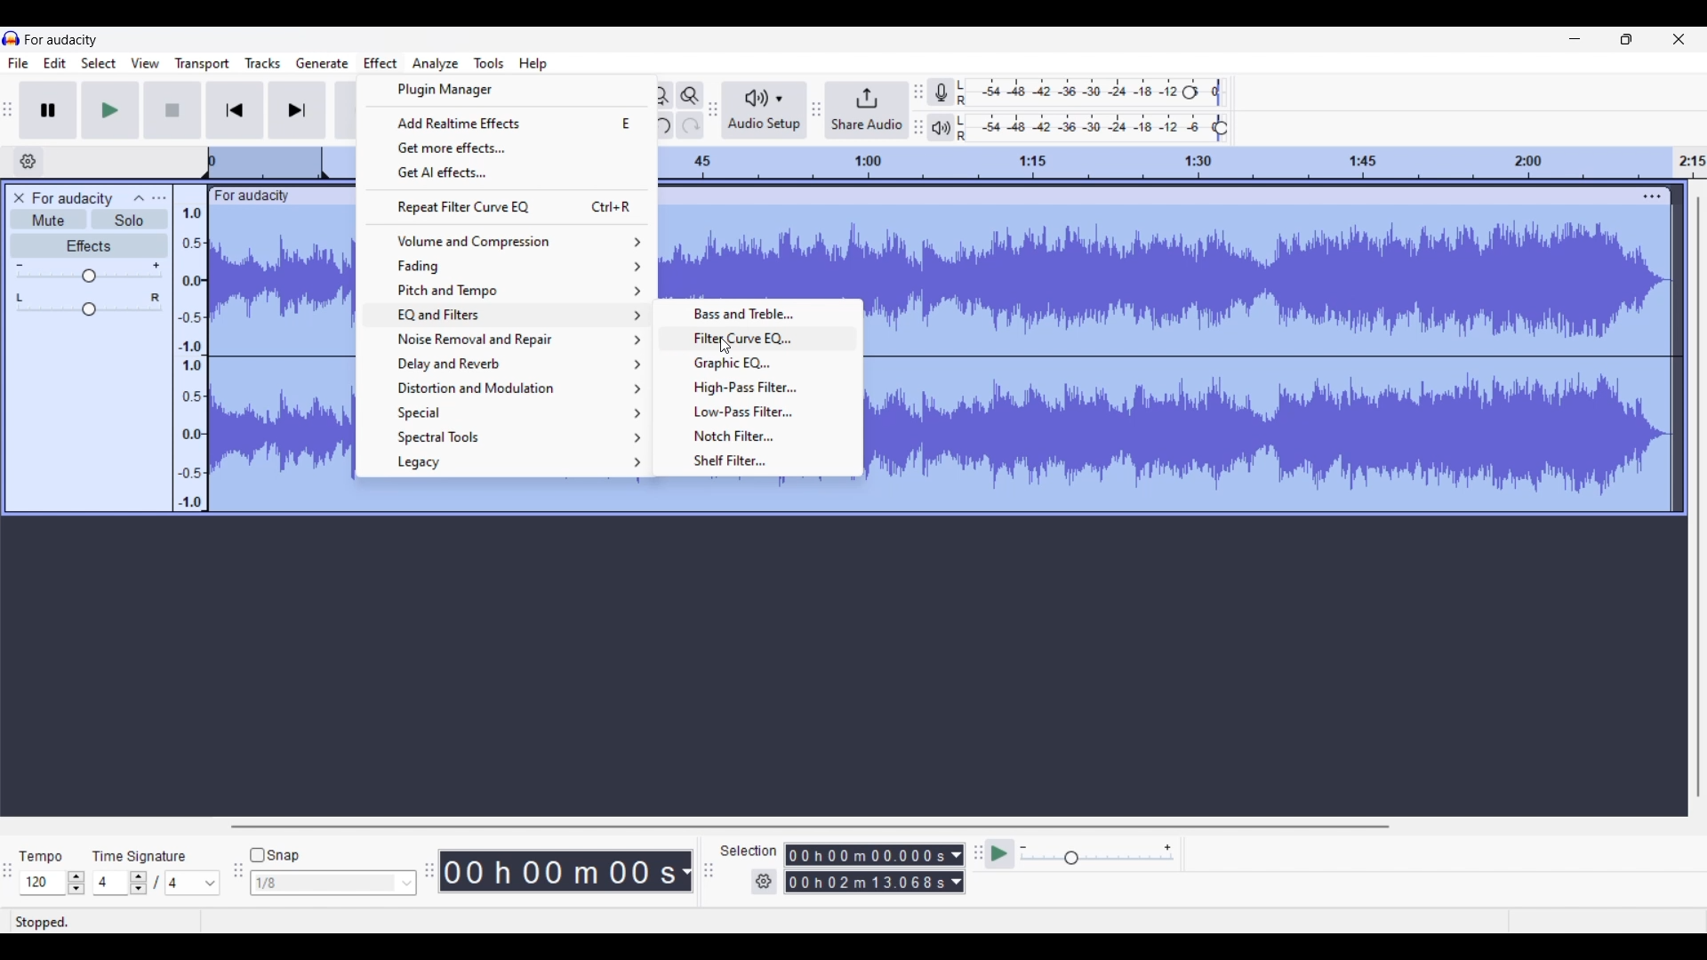  Describe the element at coordinates (765, 110) in the screenshot. I see `Audio setup` at that location.